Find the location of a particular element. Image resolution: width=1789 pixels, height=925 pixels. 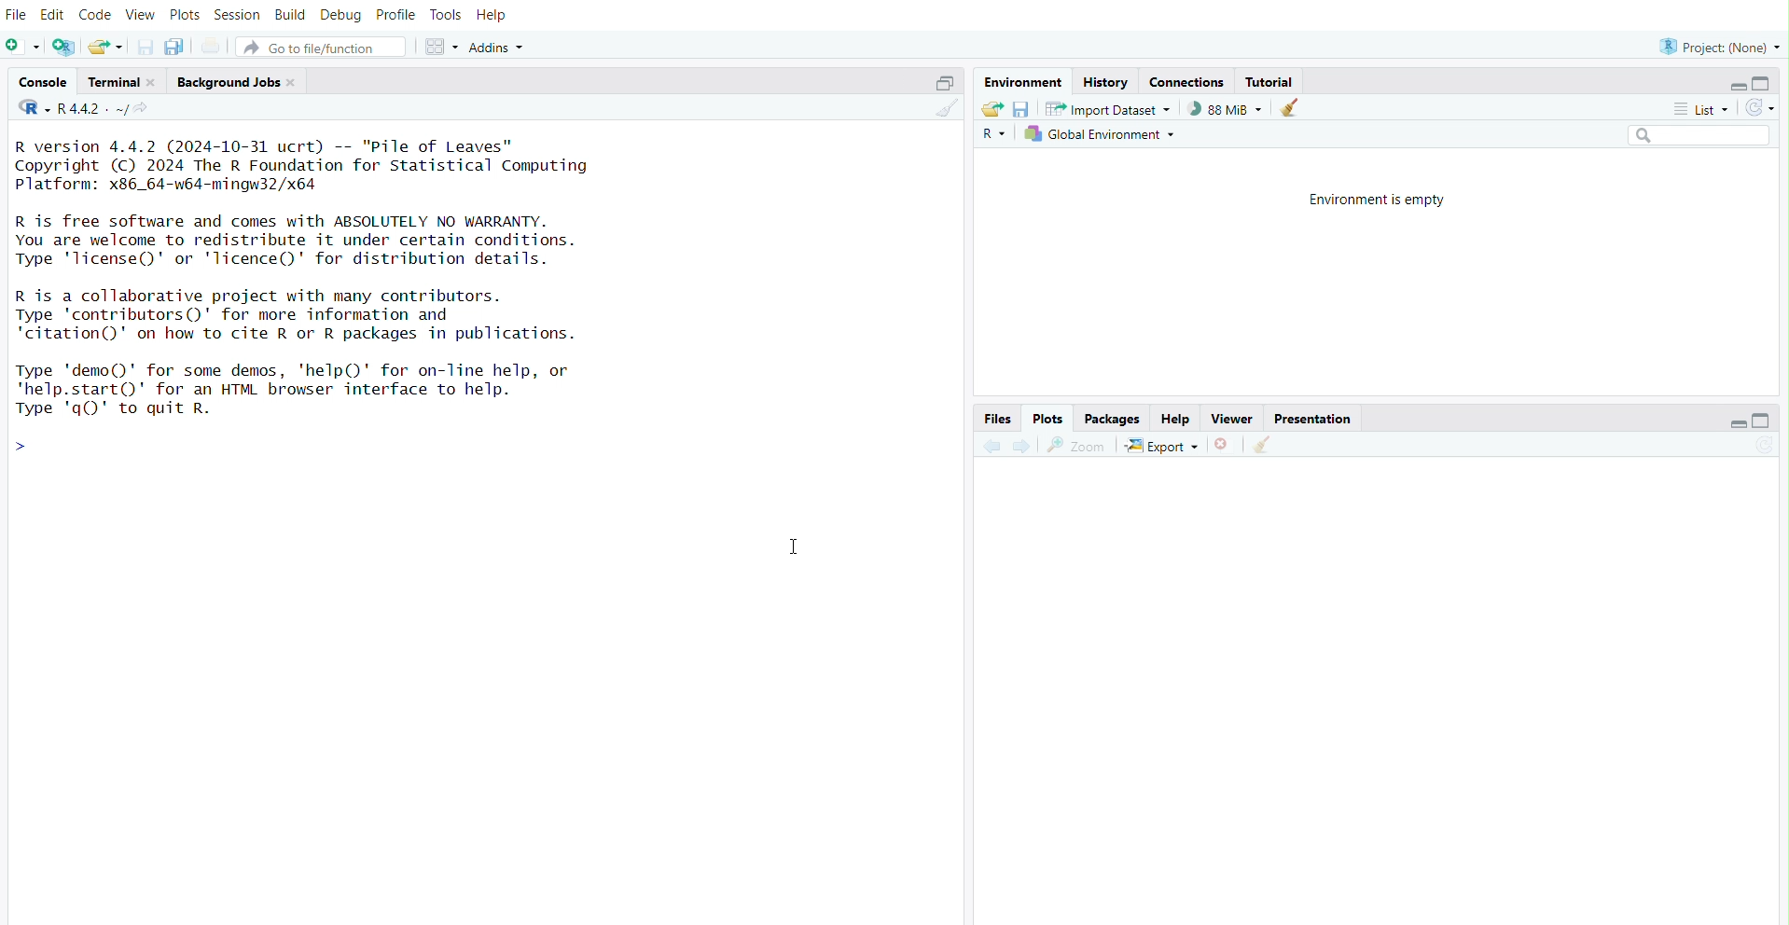

tools is located at coordinates (447, 12).